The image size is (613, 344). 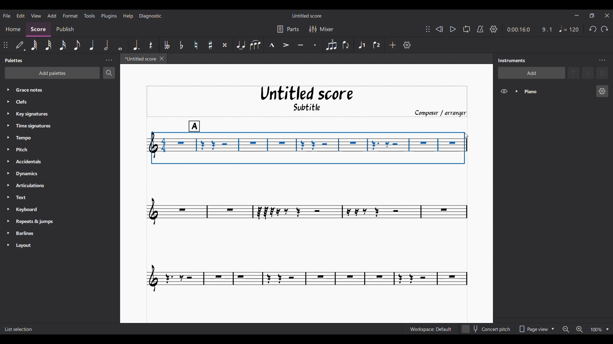 I want to click on Default, so click(x=20, y=45).